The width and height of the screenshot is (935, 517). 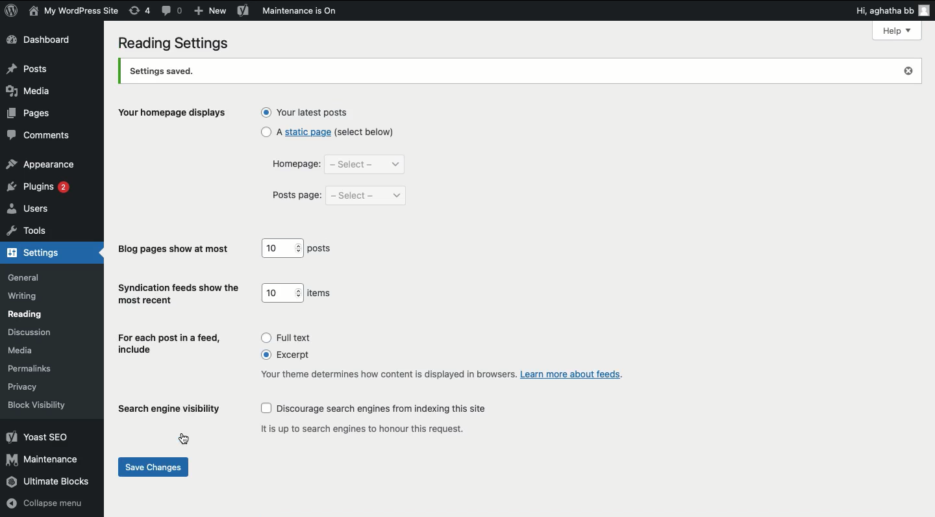 I want to click on plugins 2, so click(x=38, y=186).